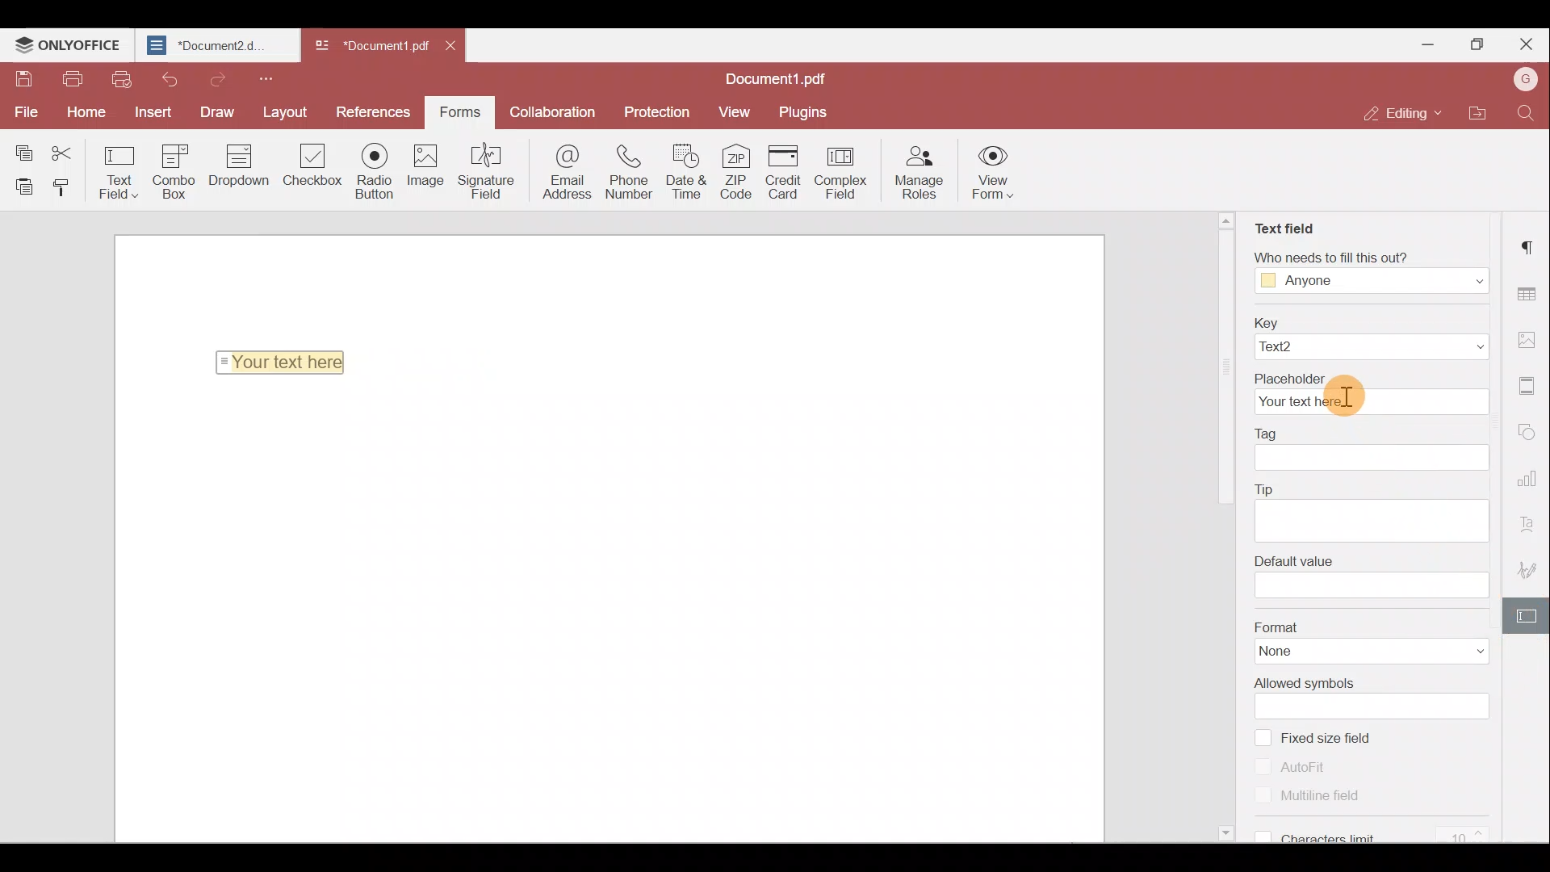  I want to click on Signature field, so click(490, 173).